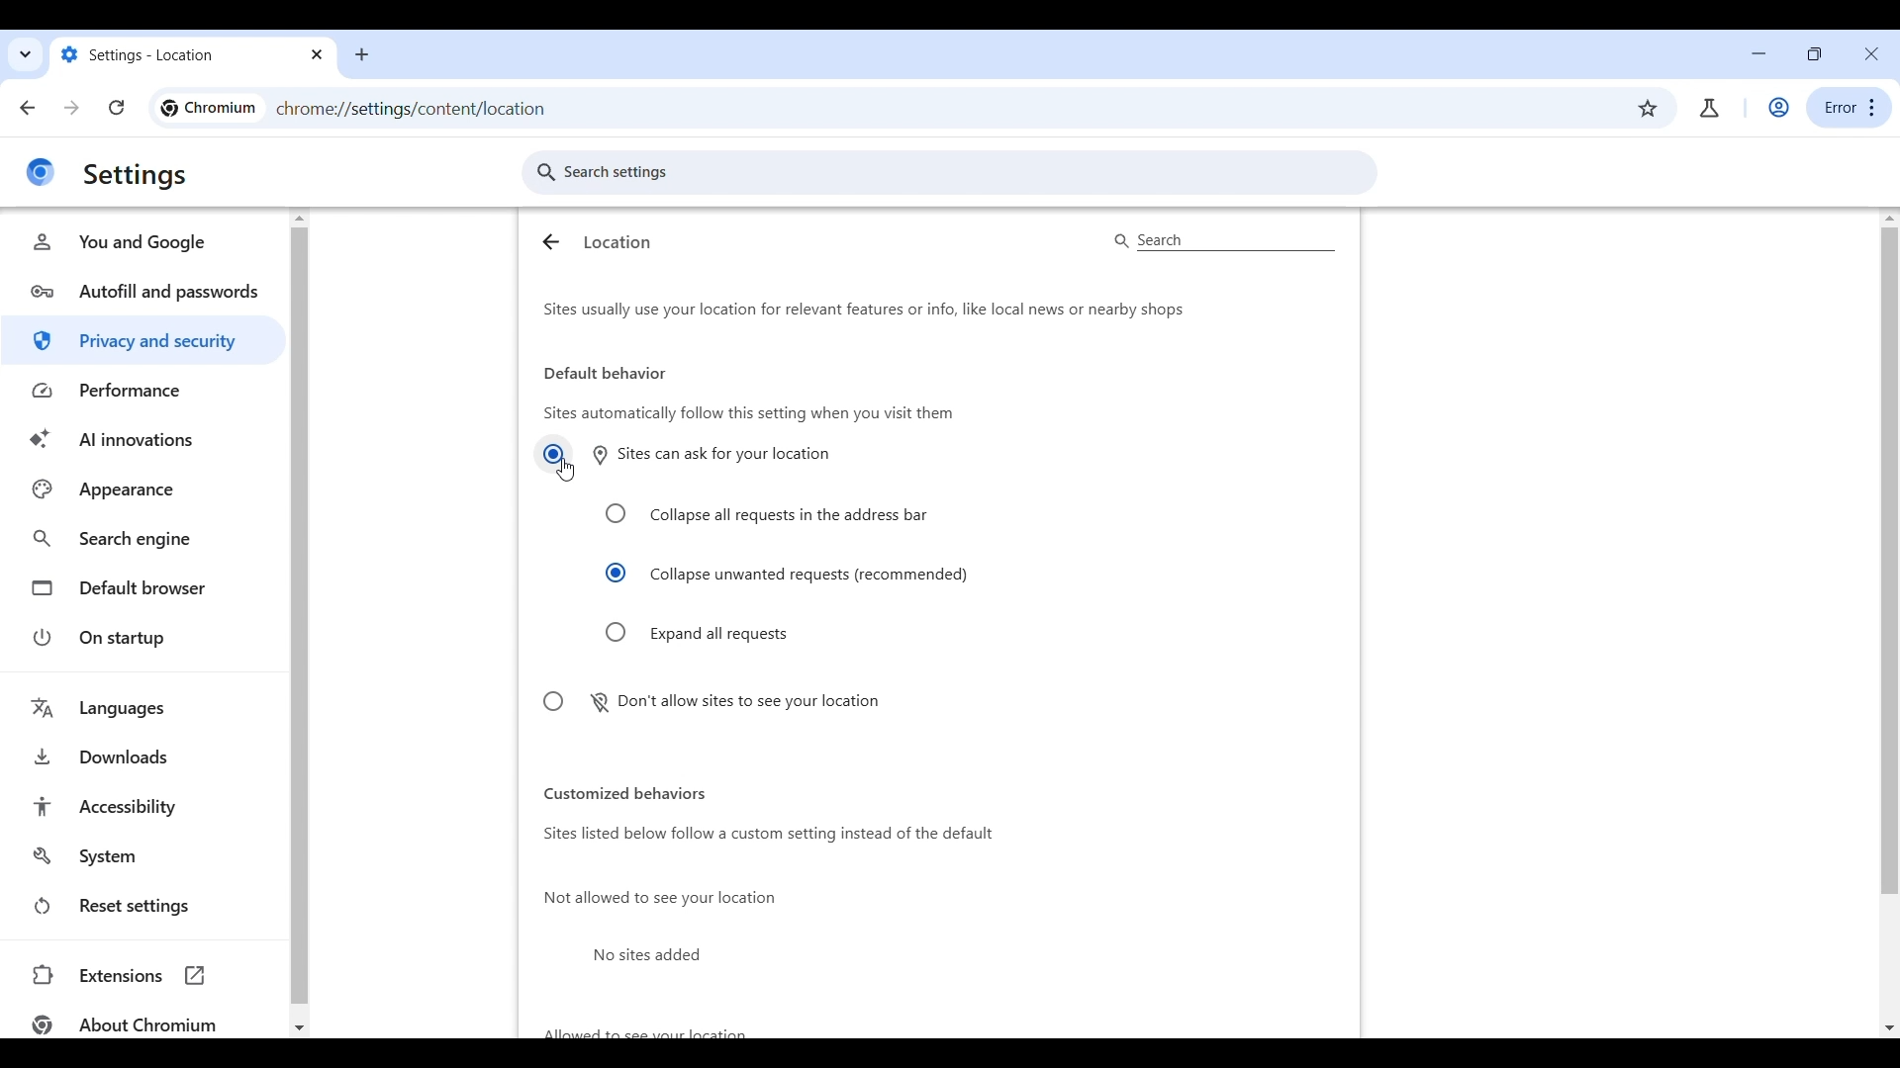 Image resolution: width=1900 pixels, height=1068 pixels. Describe the element at coordinates (433, 110) in the screenshot. I see `chrome://settings/content/location` at that location.